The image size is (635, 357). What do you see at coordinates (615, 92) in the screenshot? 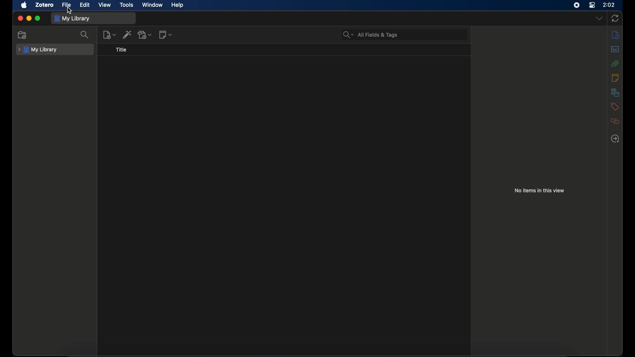
I see `libraries` at bounding box center [615, 92].